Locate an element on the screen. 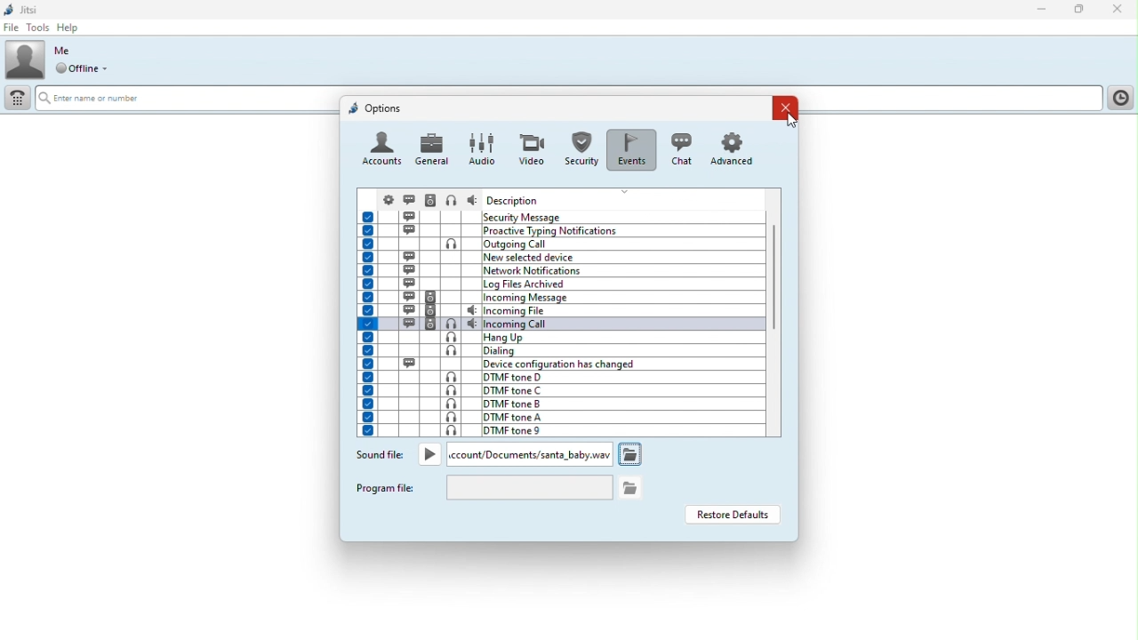  Play button is located at coordinates (430, 454).